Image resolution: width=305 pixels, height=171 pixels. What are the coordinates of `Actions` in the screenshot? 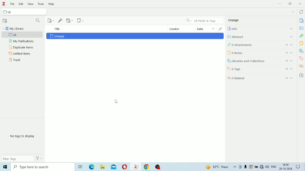 It's located at (39, 158).